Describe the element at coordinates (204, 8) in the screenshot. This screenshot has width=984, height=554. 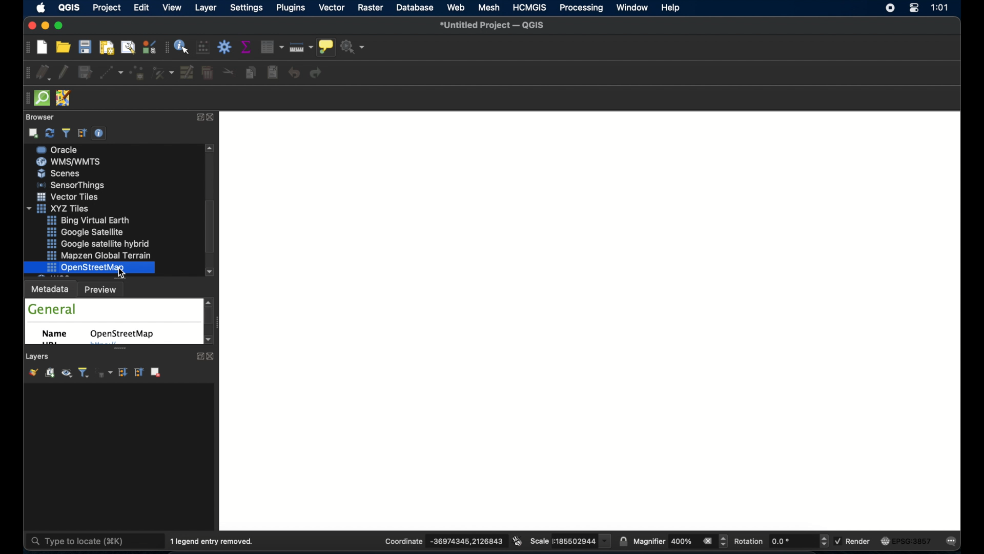
I see `layer` at that location.